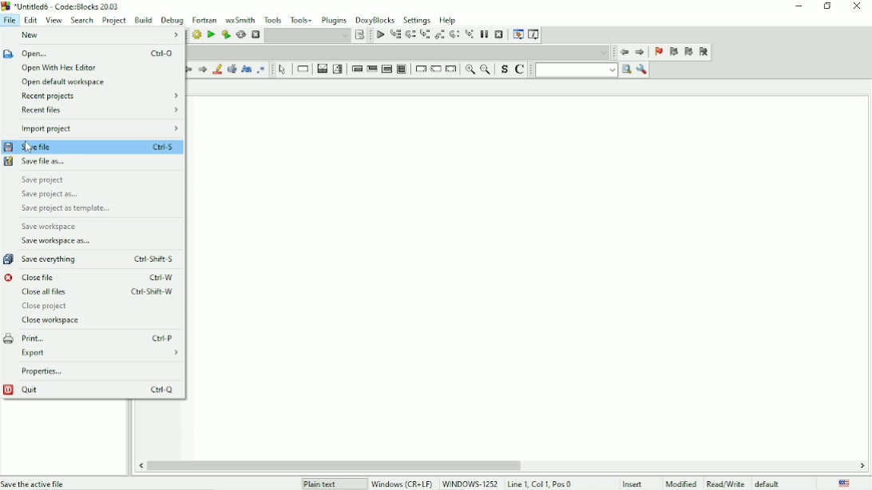  I want to click on Restore down, so click(828, 6).